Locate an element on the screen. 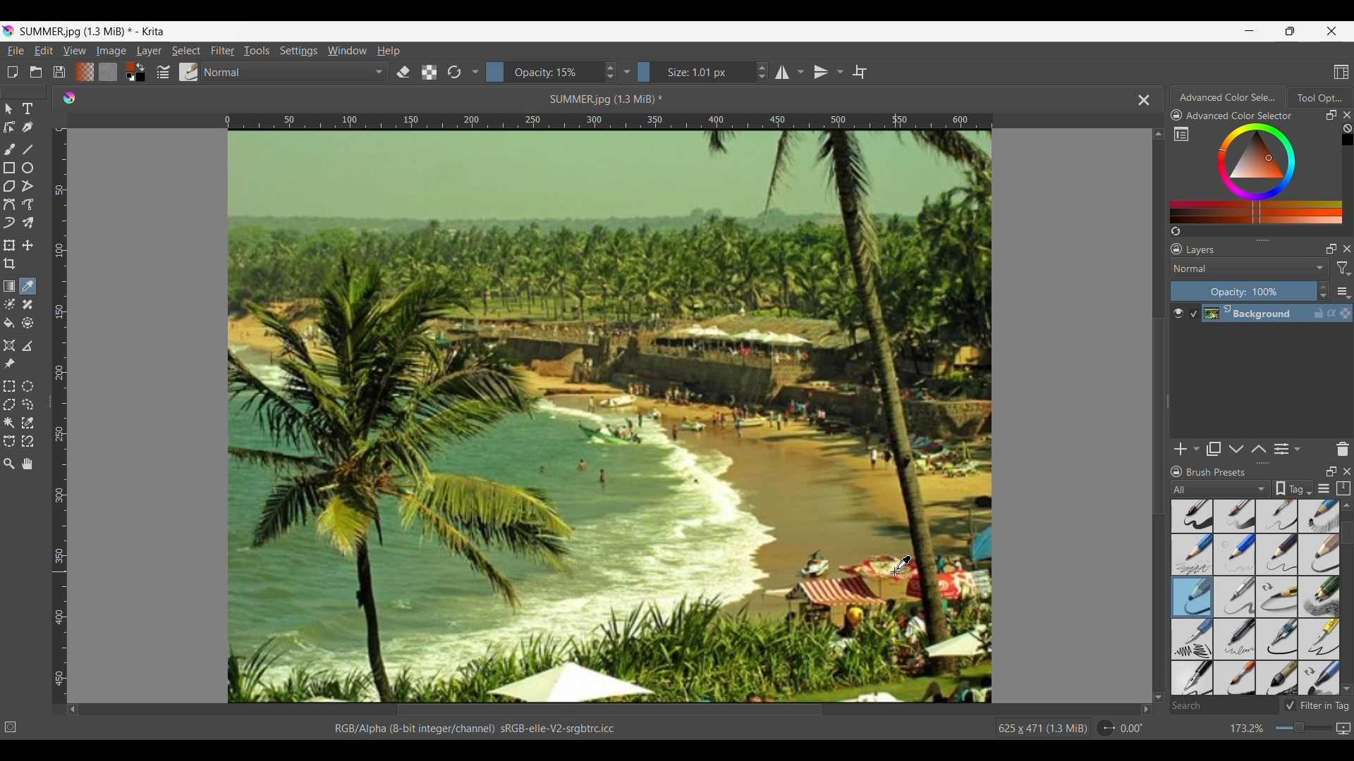 Image resolution: width=1354 pixels, height=761 pixels. Create a list of color from the image is located at coordinates (1176, 231).